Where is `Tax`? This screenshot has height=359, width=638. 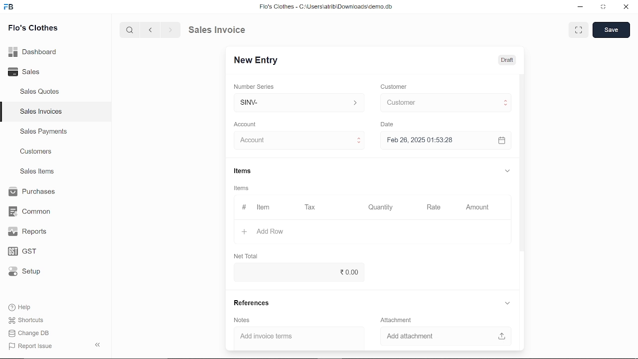 Tax is located at coordinates (312, 207).